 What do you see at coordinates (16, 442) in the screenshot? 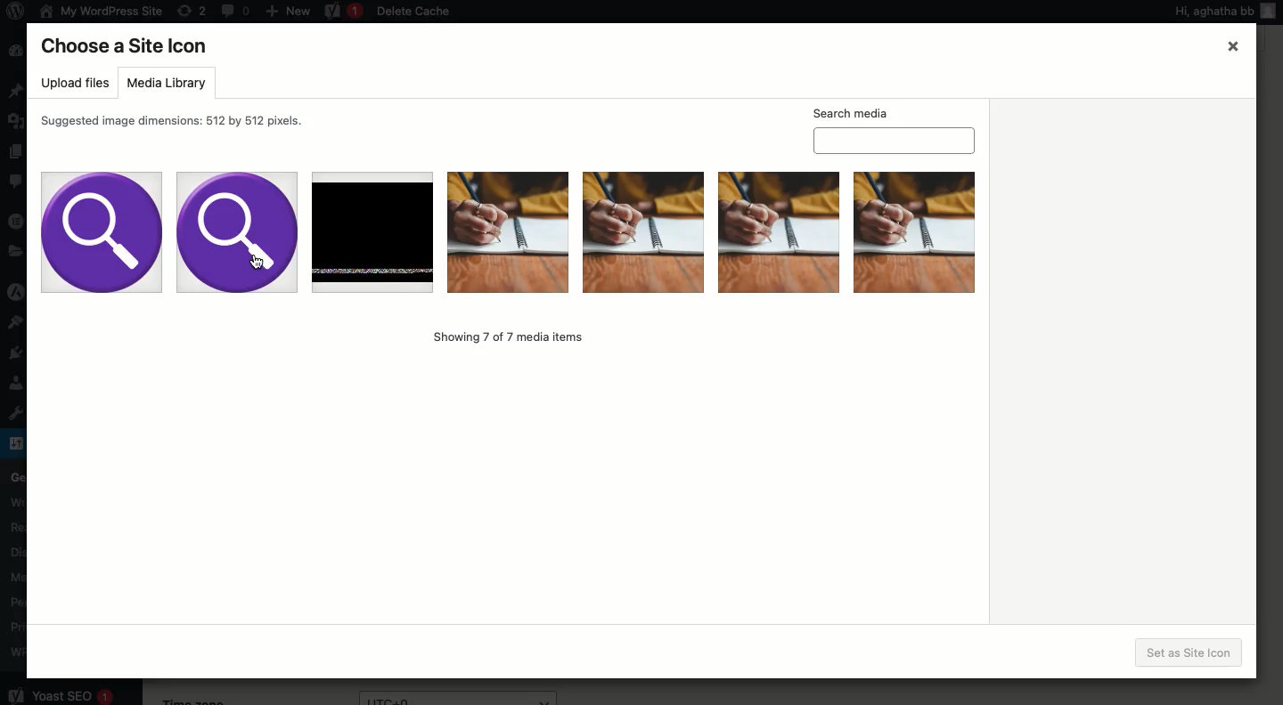
I see `Settings` at bounding box center [16, 442].